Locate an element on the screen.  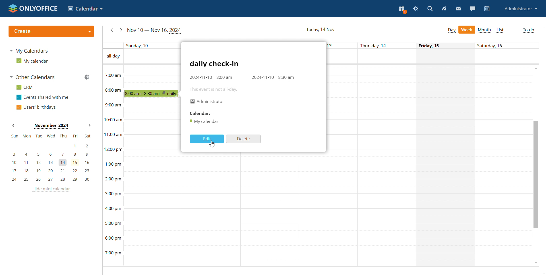
next month is located at coordinates (89, 126).